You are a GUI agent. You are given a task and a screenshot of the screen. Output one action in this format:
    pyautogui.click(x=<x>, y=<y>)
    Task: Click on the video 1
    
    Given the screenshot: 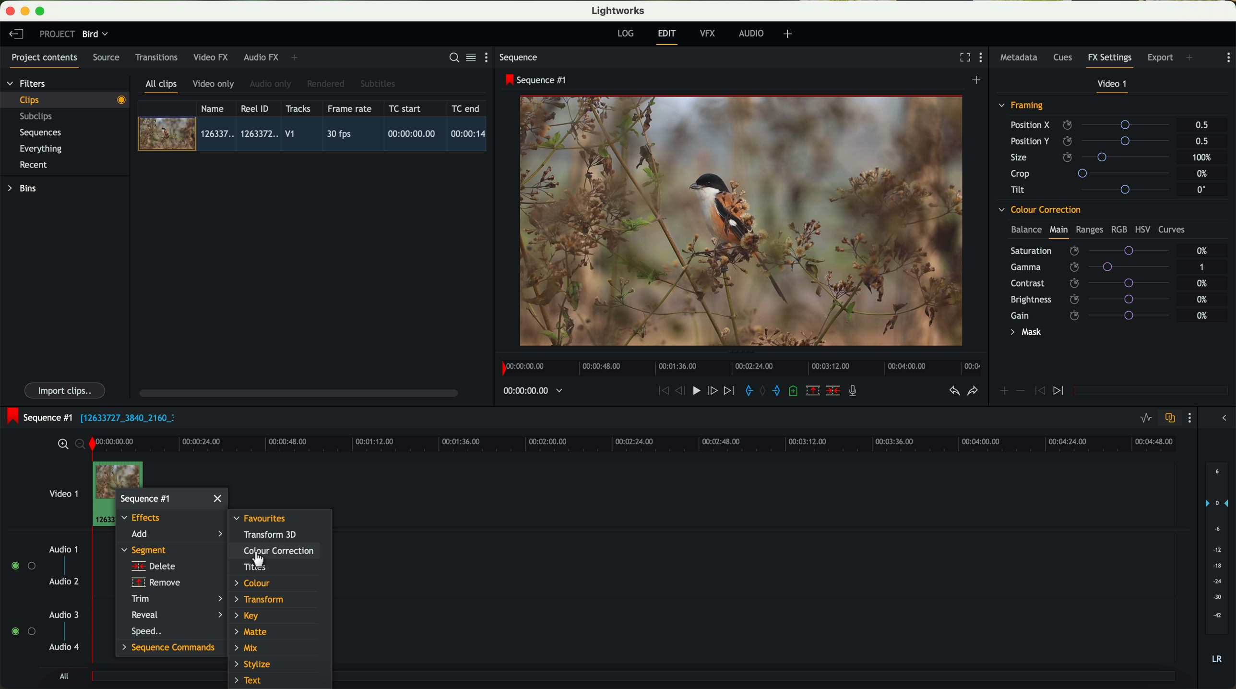 What is the action you would take?
    pyautogui.click(x=1113, y=86)
    